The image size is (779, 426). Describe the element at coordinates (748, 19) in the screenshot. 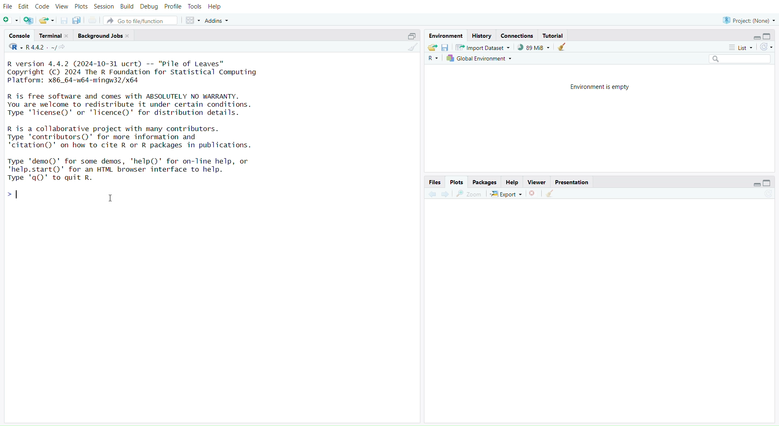

I see `Project (Note)` at that location.